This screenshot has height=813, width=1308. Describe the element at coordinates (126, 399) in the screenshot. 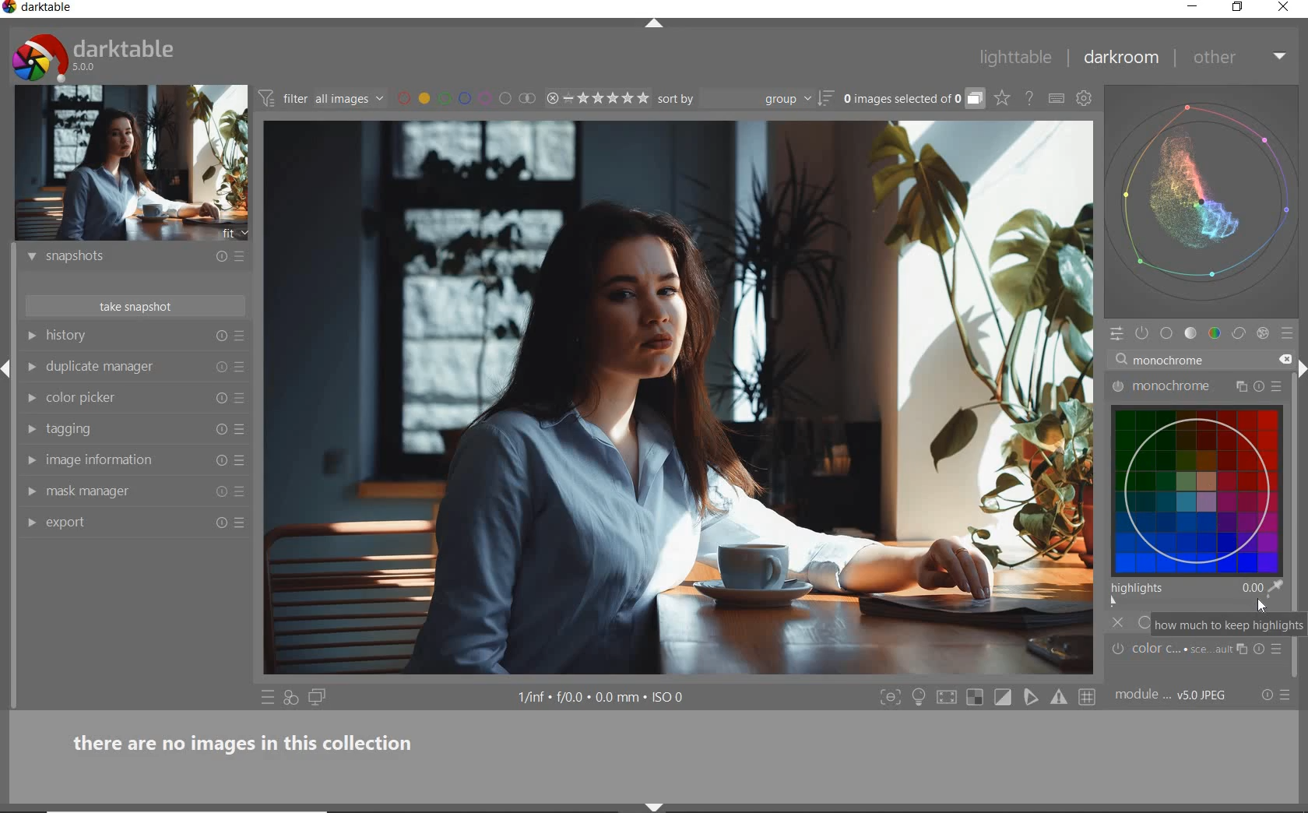

I see `color picker` at that location.